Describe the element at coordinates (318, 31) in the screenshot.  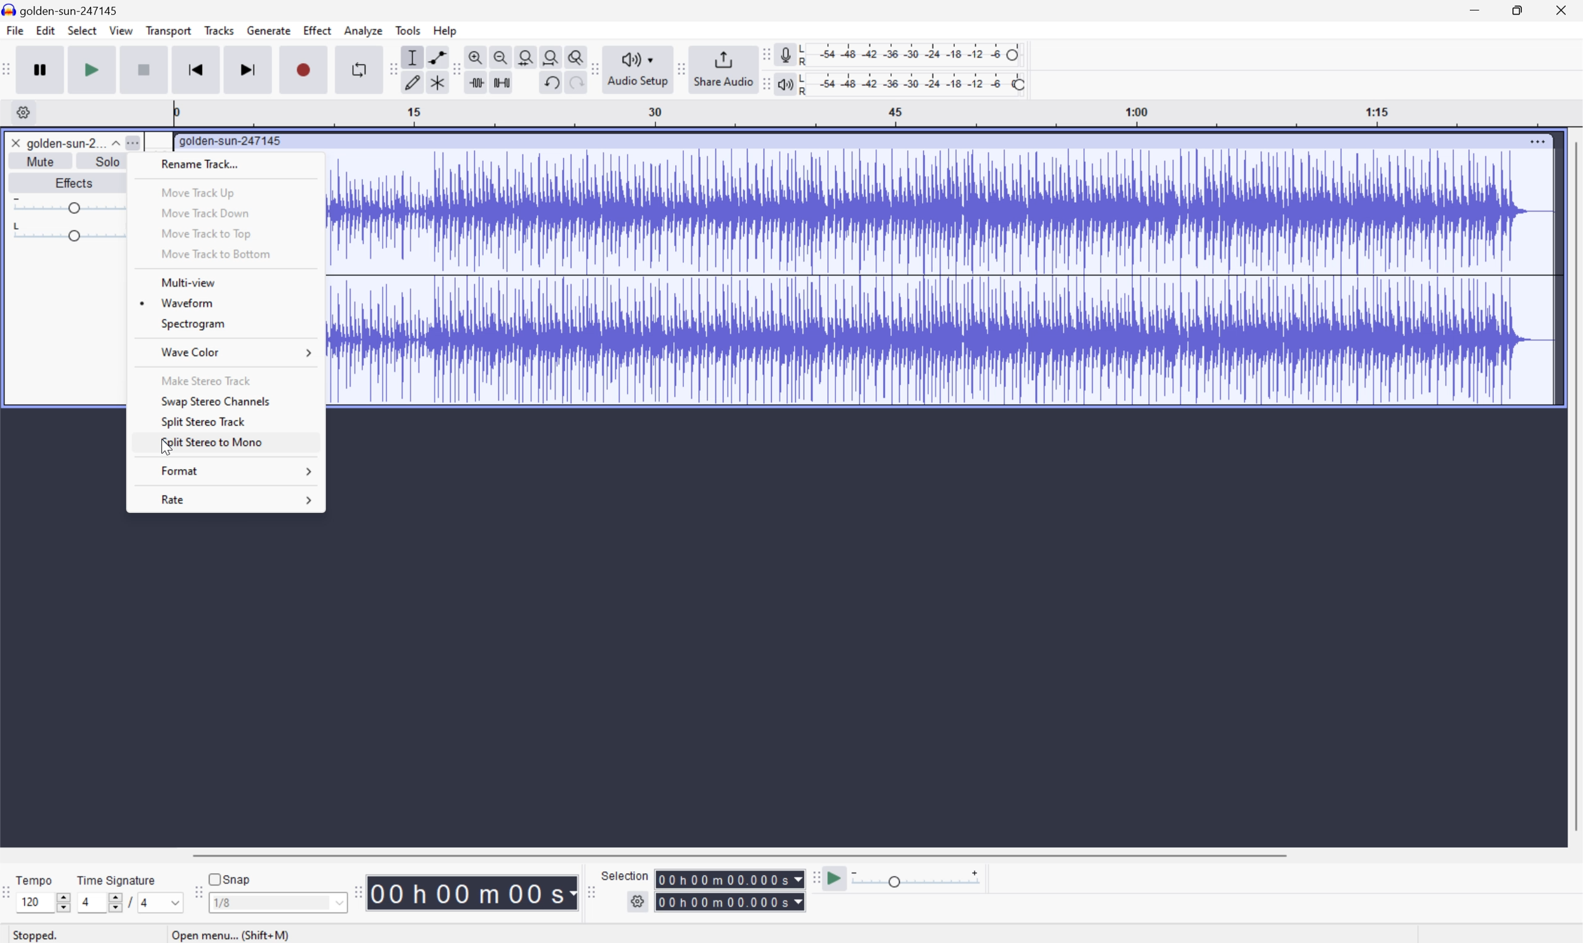
I see `Effect` at that location.